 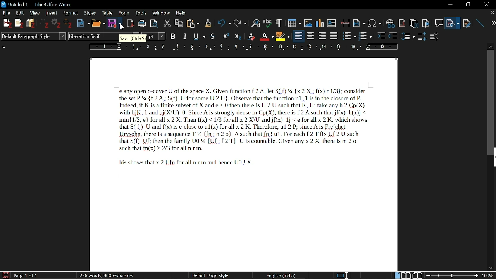 I want to click on Insert comment, so click(x=438, y=21).